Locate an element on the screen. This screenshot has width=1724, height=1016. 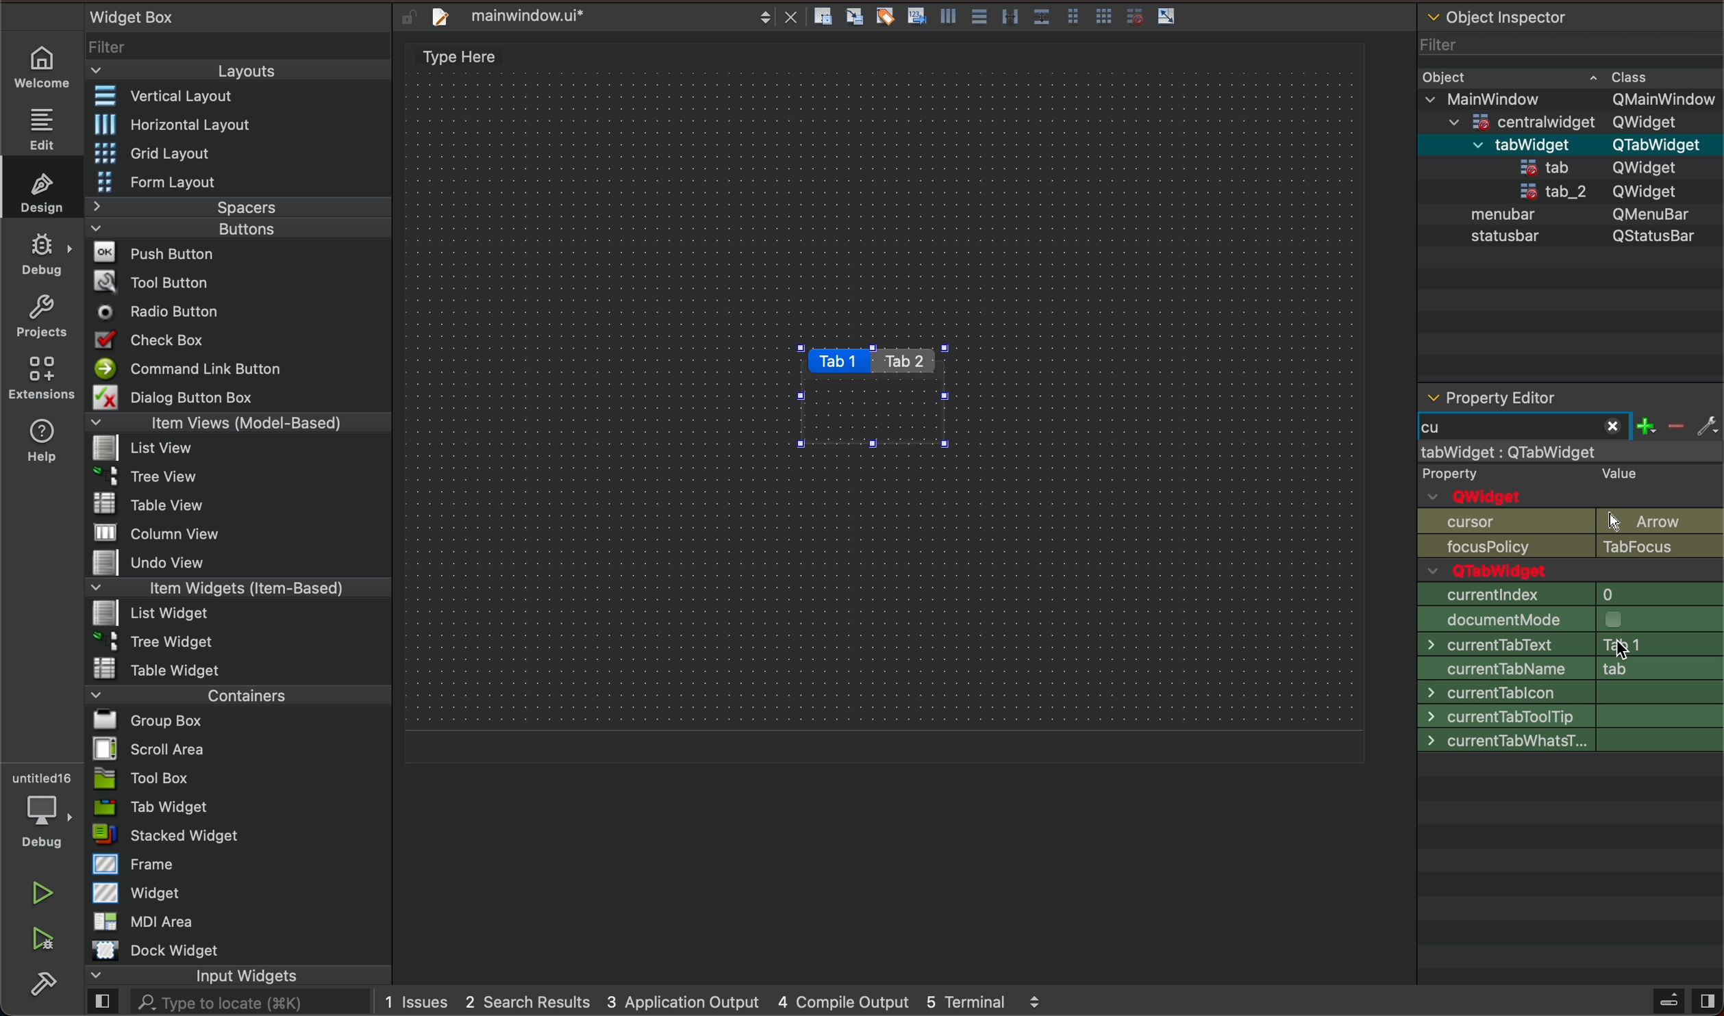
tracking is located at coordinates (1569, 839).